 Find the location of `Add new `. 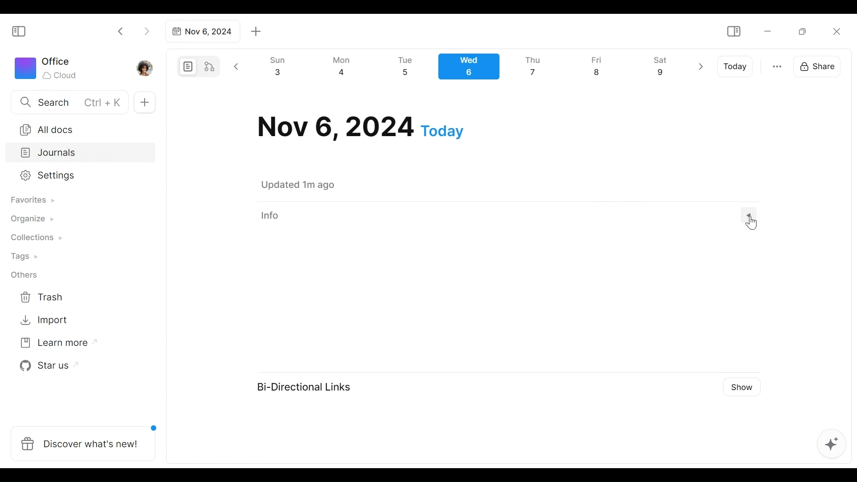

Add new  is located at coordinates (144, 103).